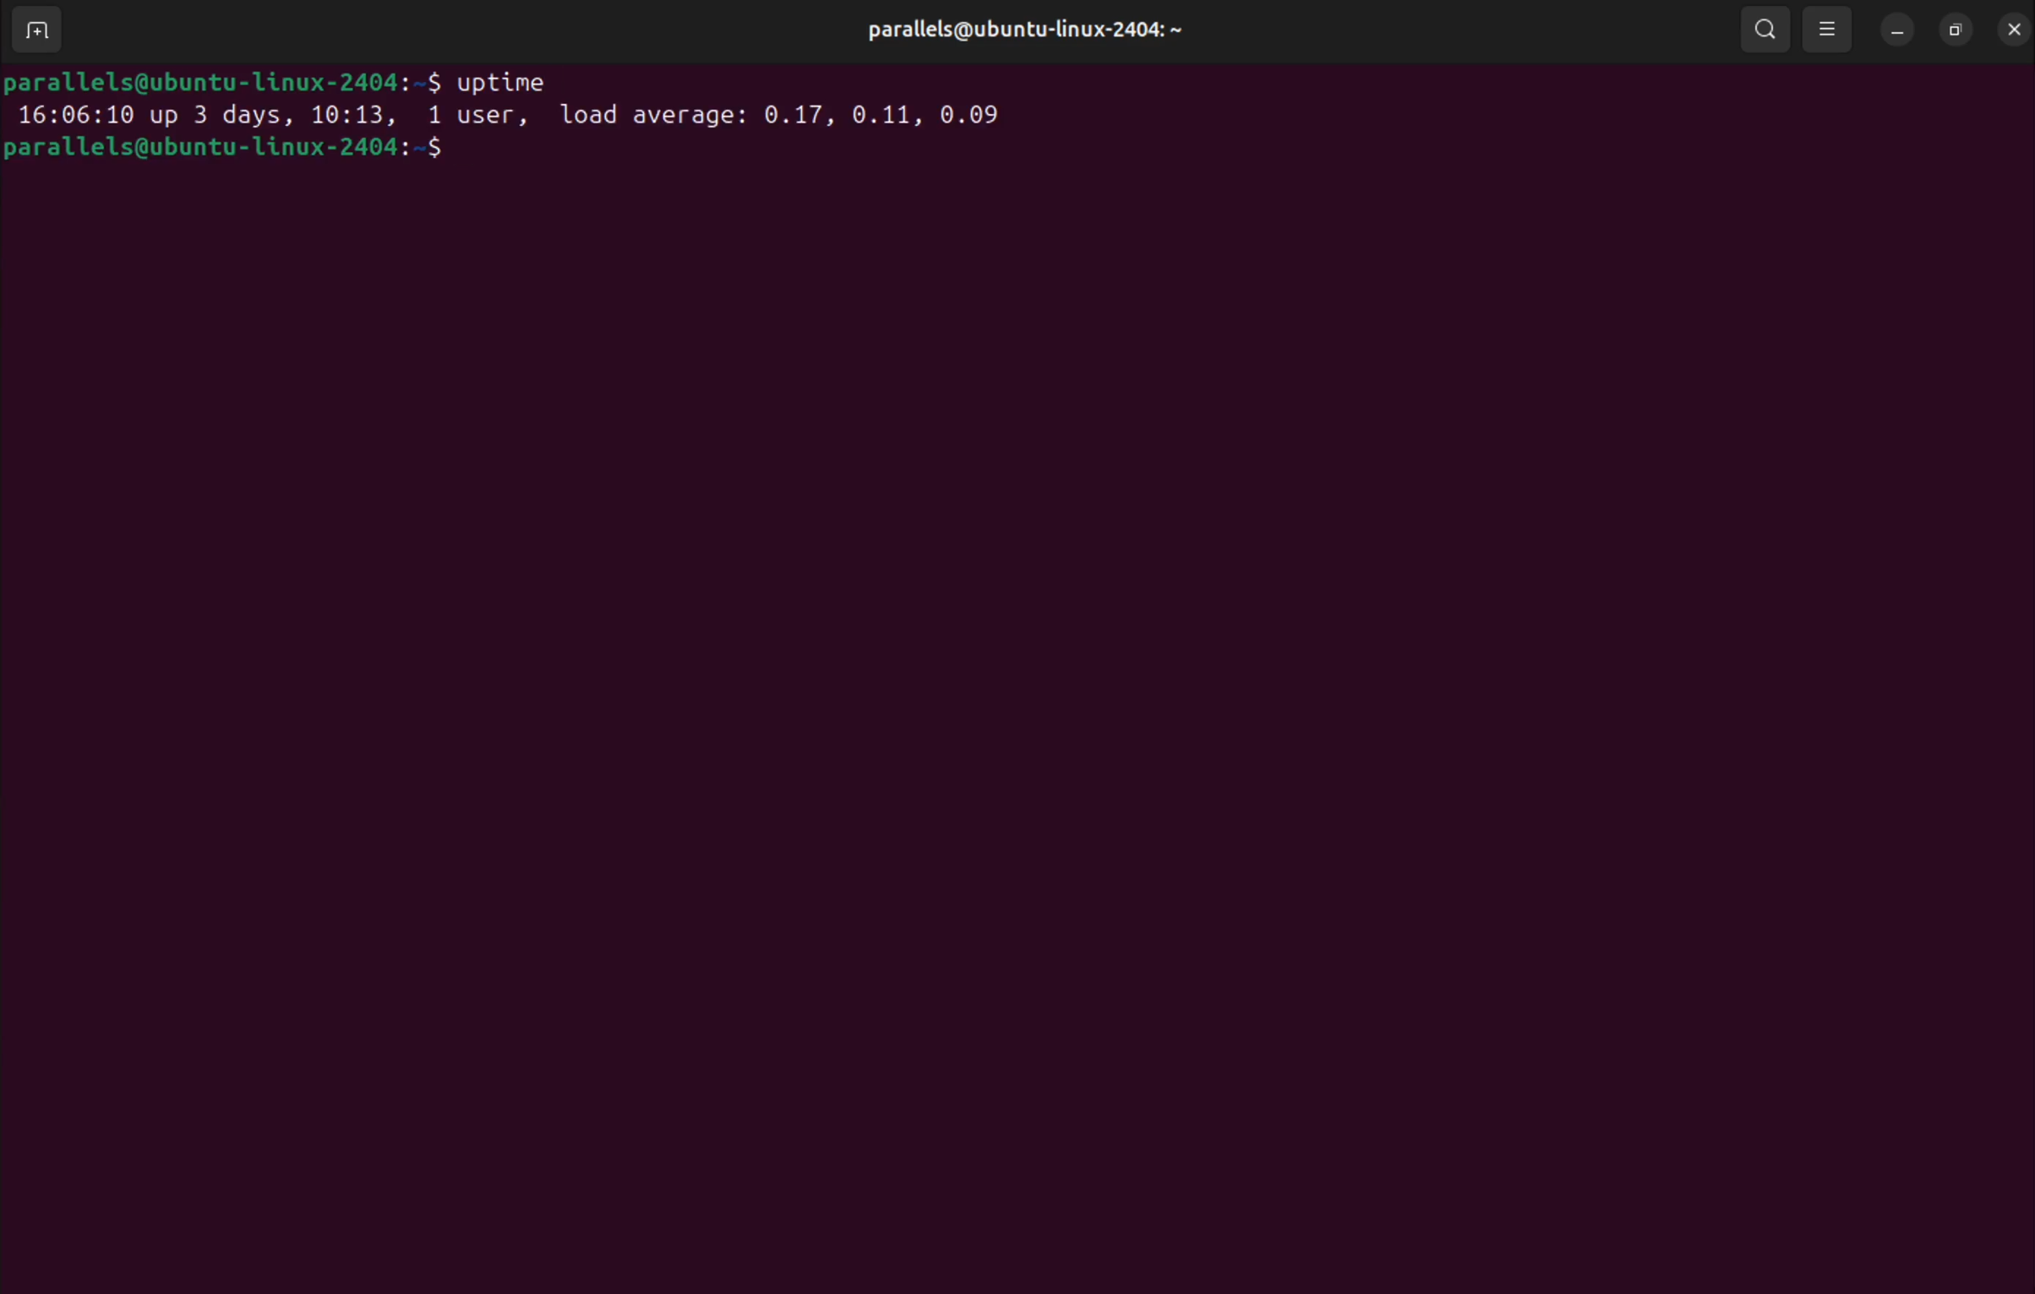 This screenshot has width=2035, height=1294. Describe the element at coordinates (785, 116) in the screenshot. I see `load average` at that location.